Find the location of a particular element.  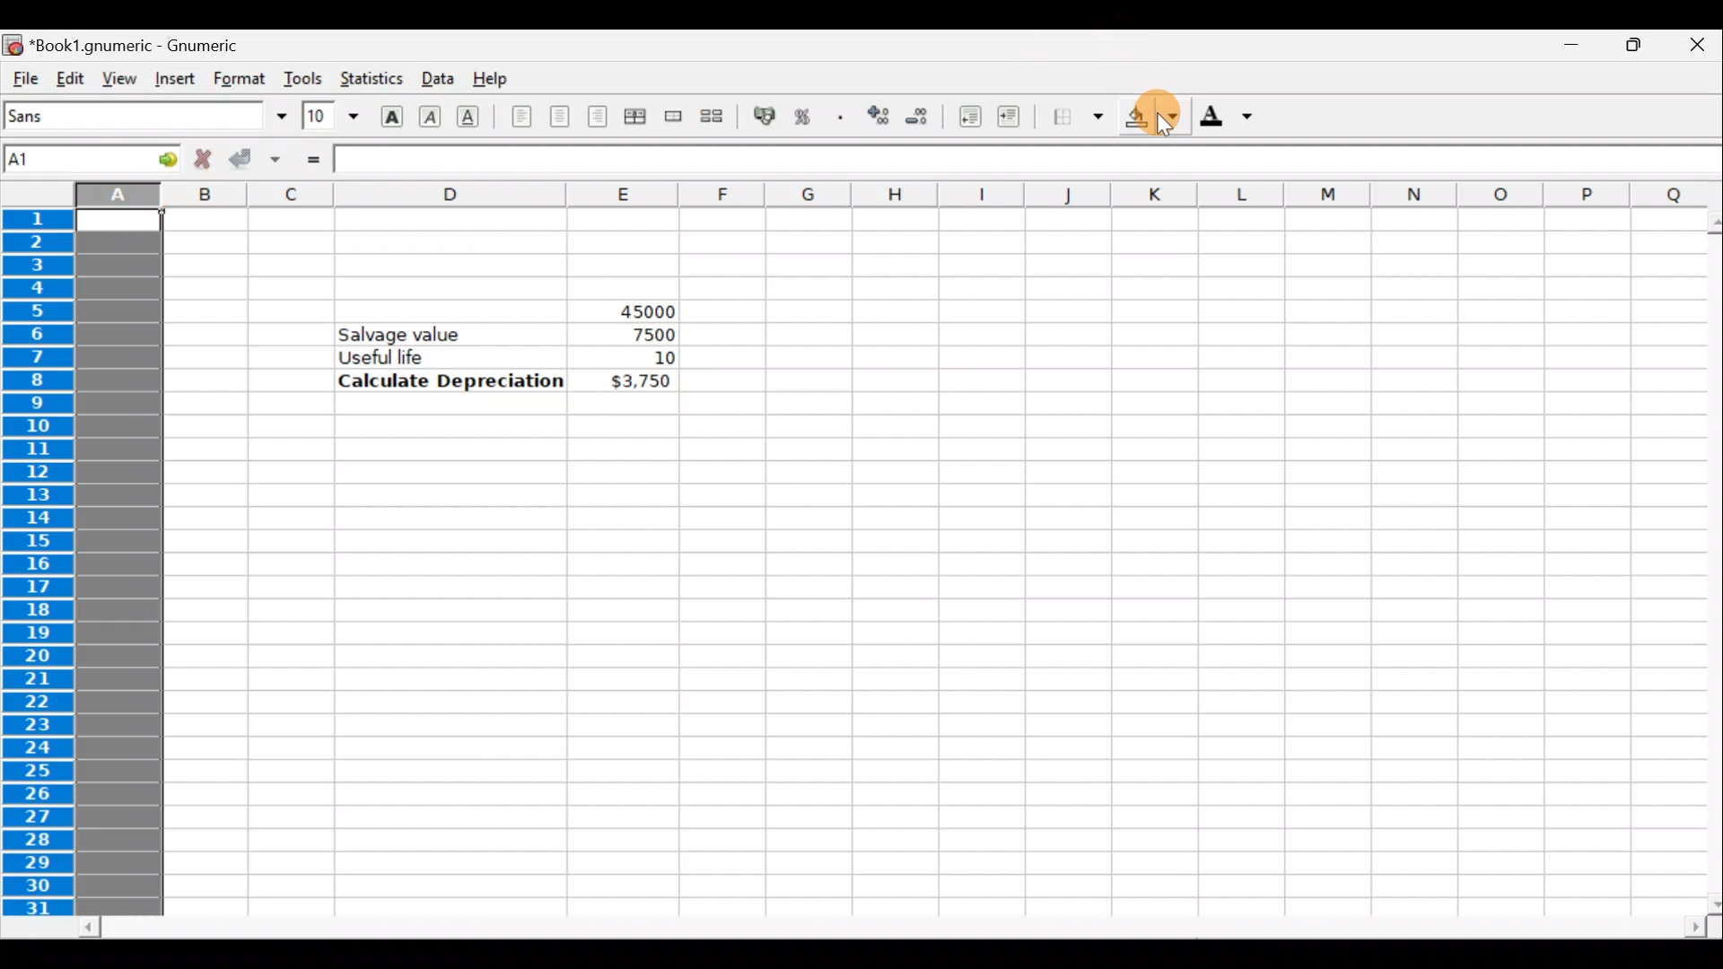

Data is located at coordinates (435, 77).